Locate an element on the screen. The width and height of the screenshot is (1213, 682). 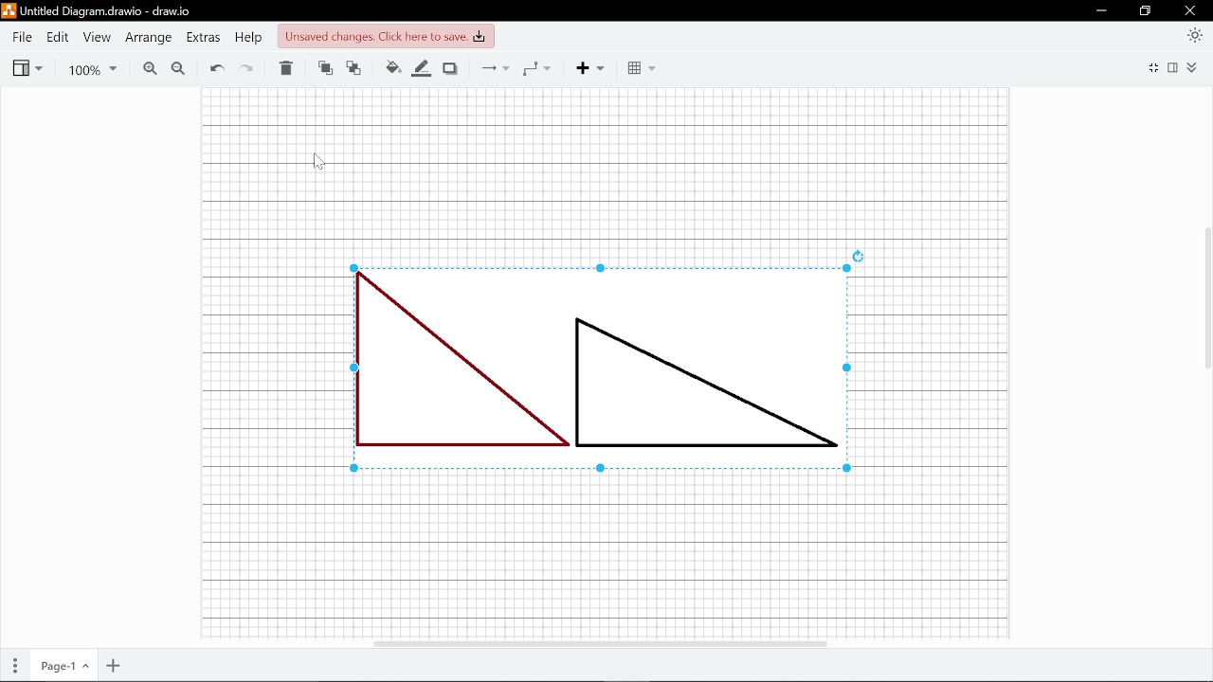
Undo is located at coordinates (216, 66).